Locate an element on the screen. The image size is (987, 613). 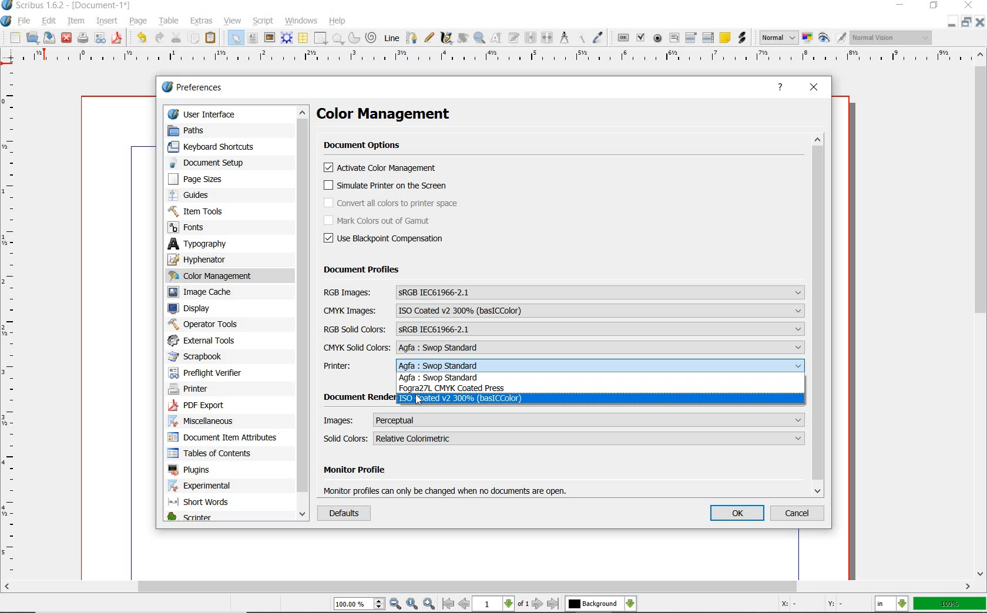
scrollbar is located at coordinates (487, 587).